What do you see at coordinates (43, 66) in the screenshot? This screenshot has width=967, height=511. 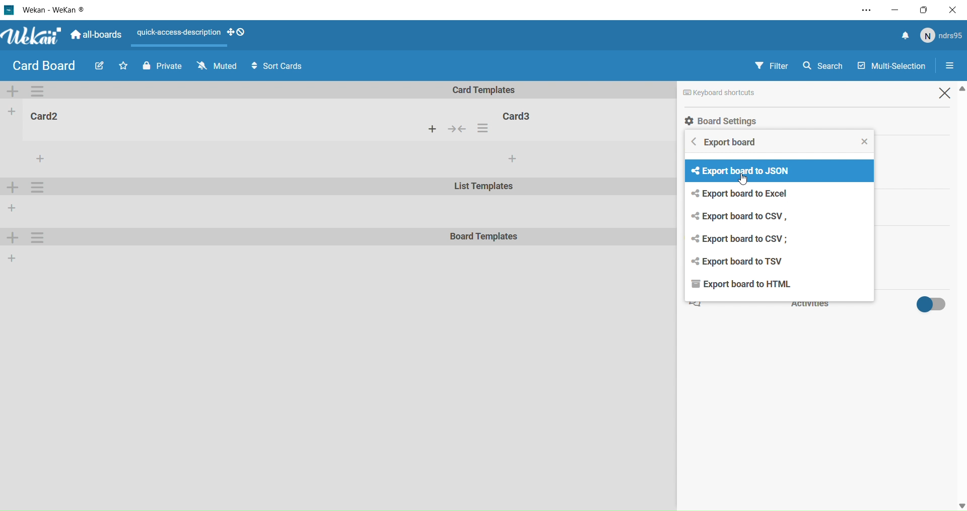 I see `Card board` at bounding box center [43, 66].